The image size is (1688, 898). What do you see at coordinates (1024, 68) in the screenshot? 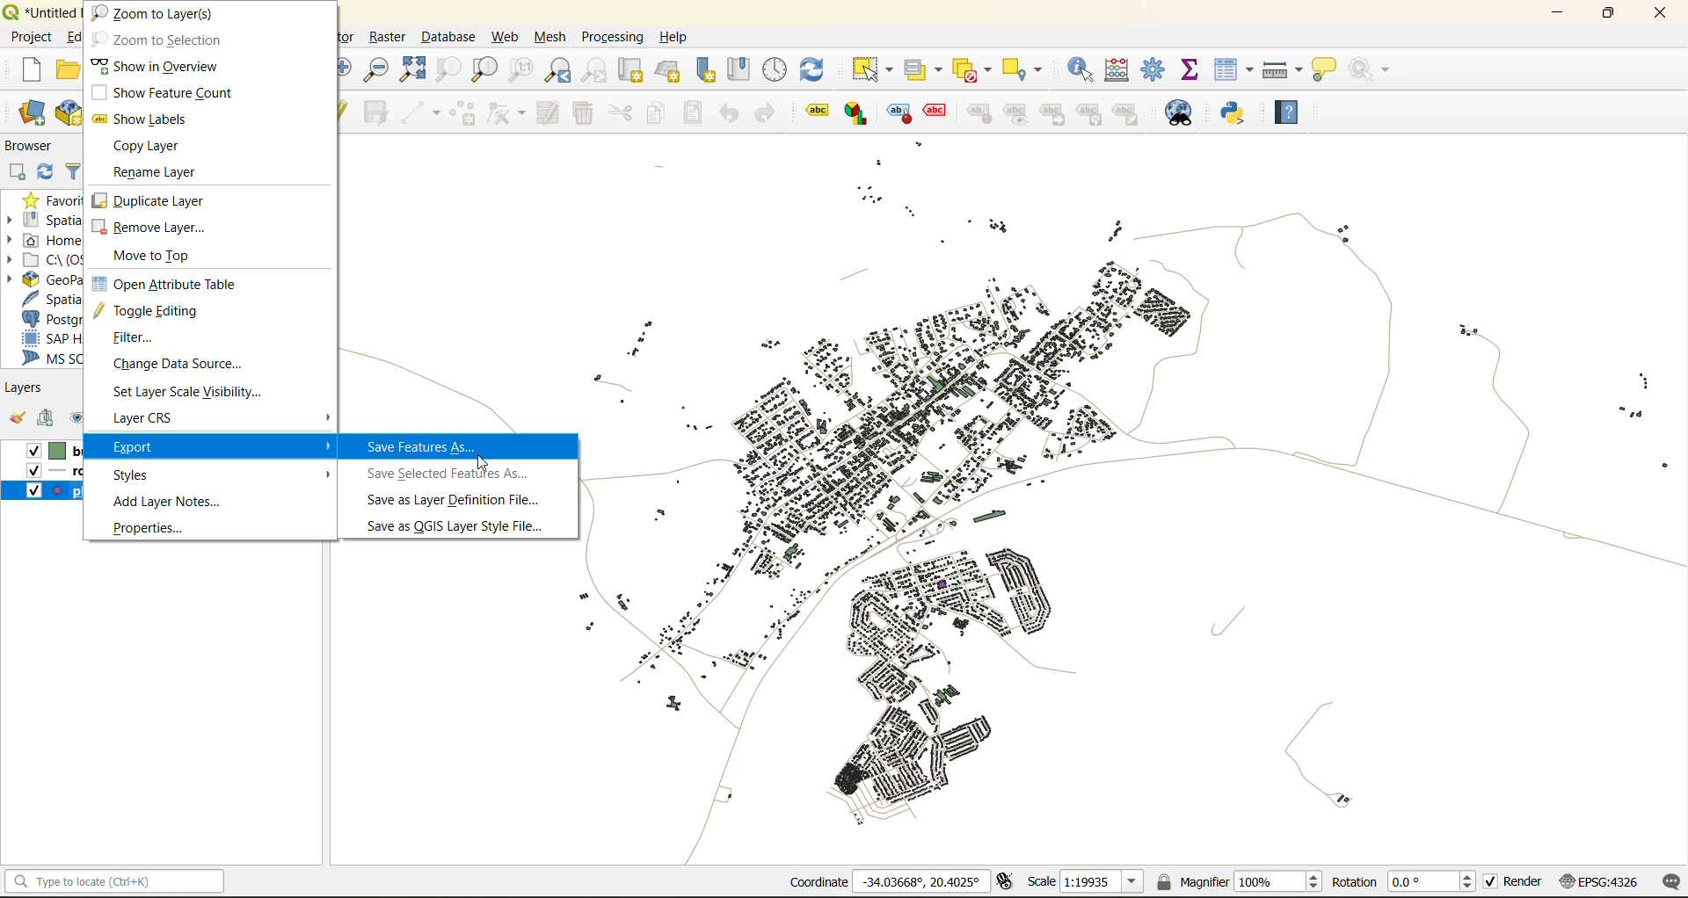
I see `select location` at bounding box center [1024, 68].